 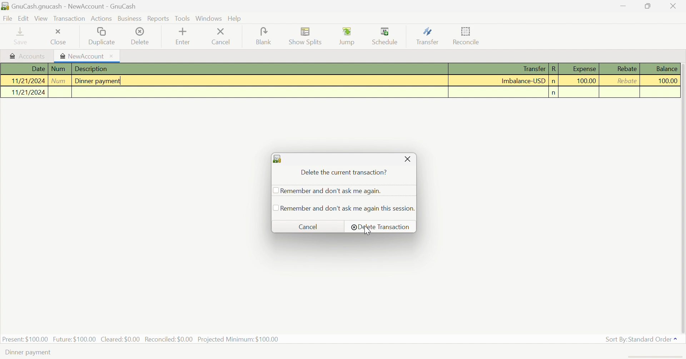 What do you see at coordinates (26, 354) in the screenshot?
I see `Dinner Payment` at bounding box center [26, 354].